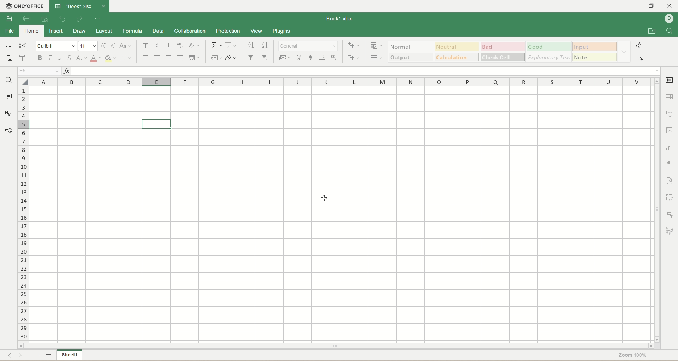 This screenshot has height=361, width=678. I want to click on good, so click(548, 47).